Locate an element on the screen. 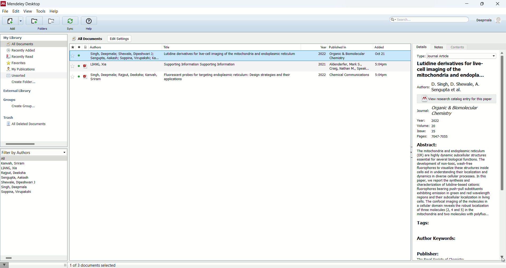  filter by authors is located at coordinates (33, 152).